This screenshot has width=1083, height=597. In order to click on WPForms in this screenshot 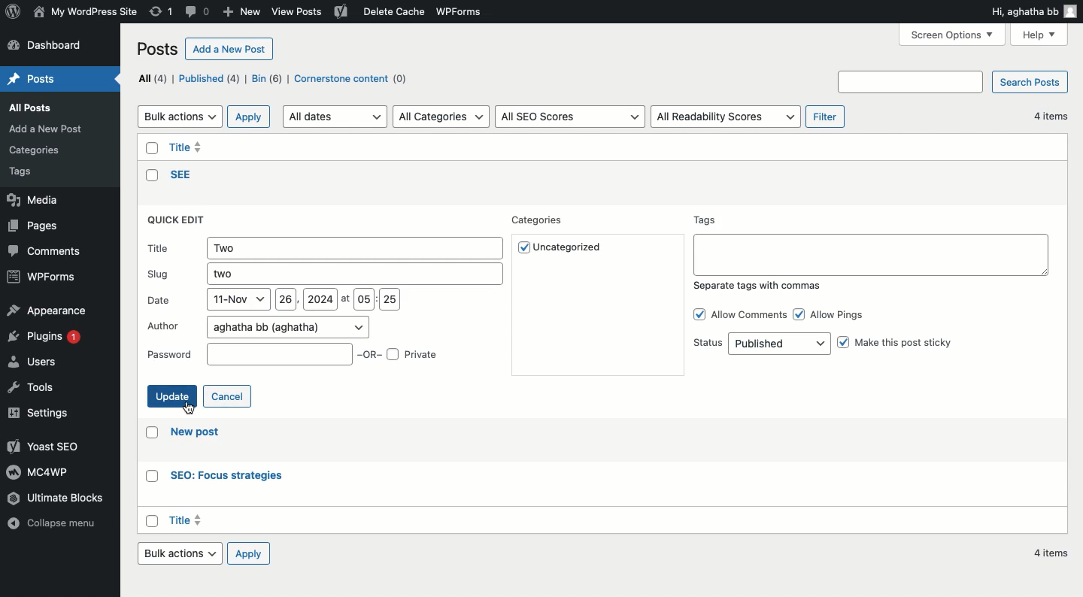, I will do `click(466, 11)`.